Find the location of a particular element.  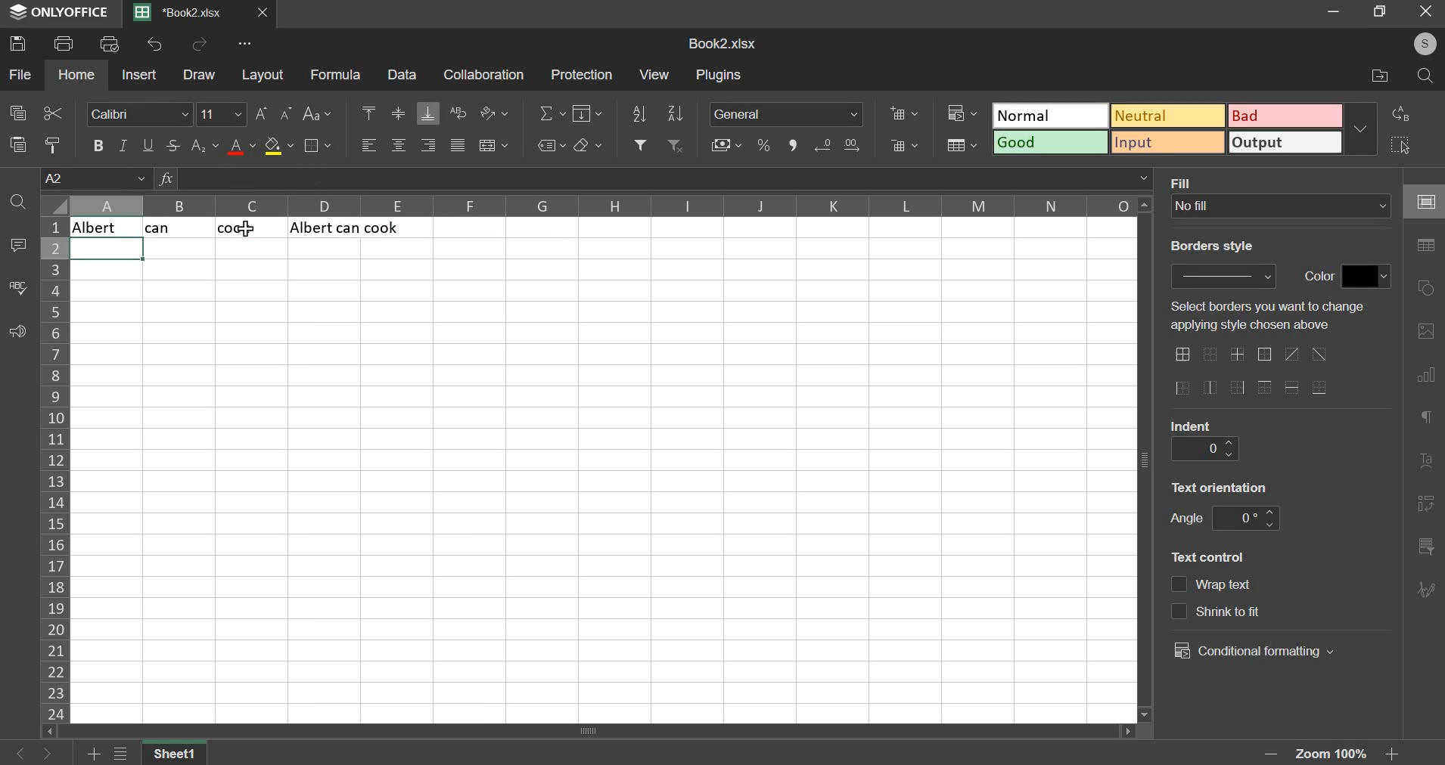

home is located at coordinates (77, 74).